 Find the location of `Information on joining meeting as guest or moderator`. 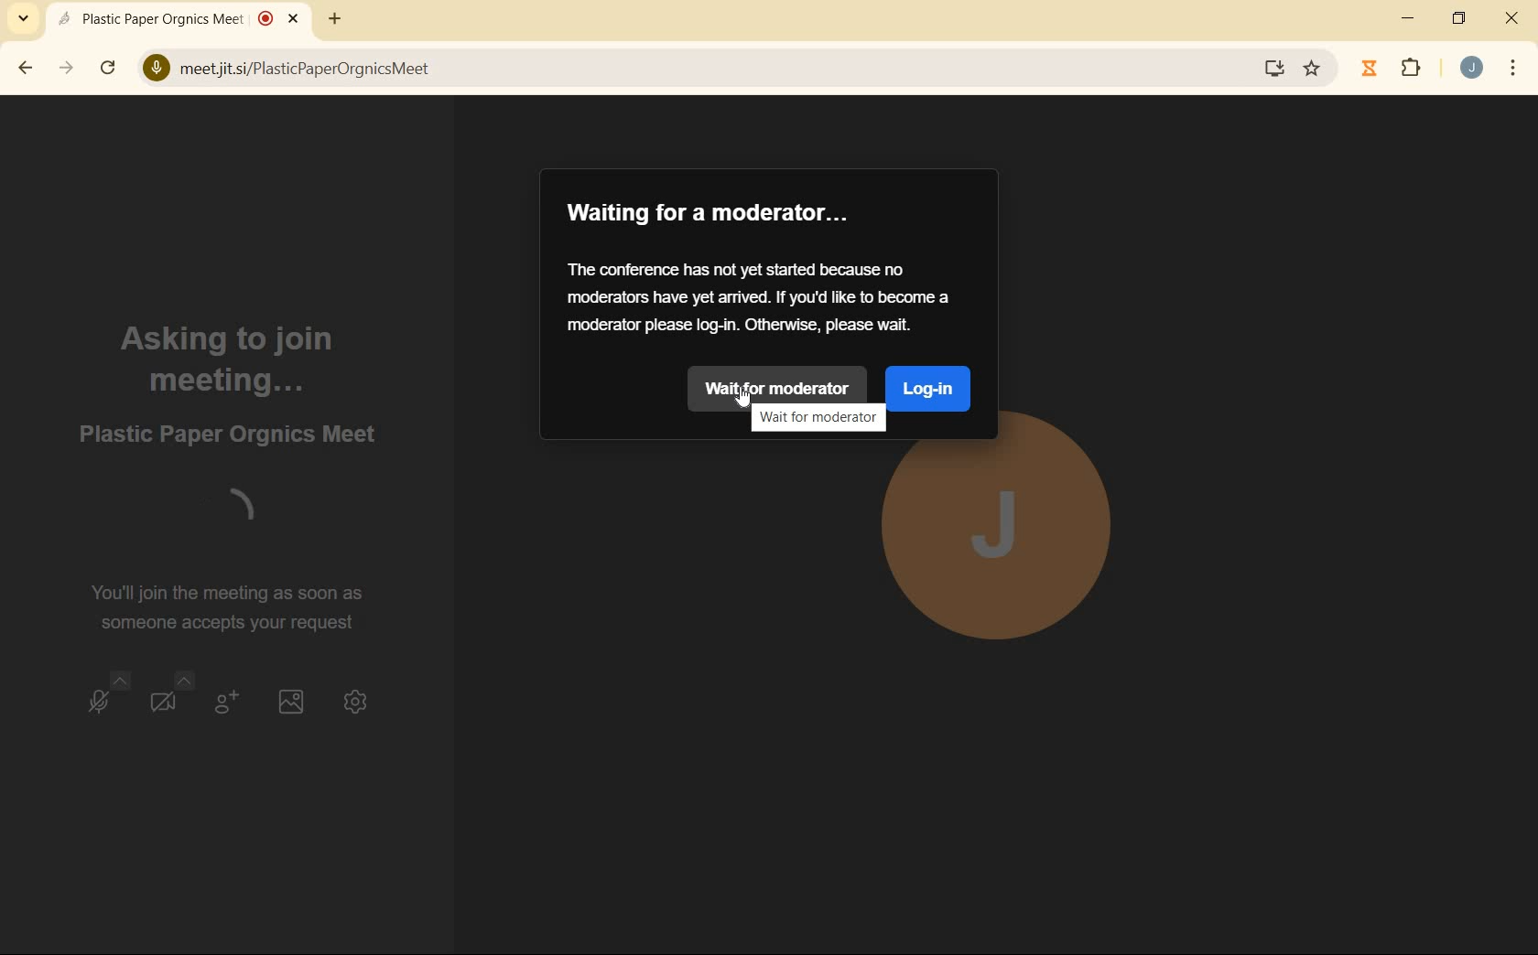

Information on joining meeting as guest or moderator is located at coordinates (761, 296).